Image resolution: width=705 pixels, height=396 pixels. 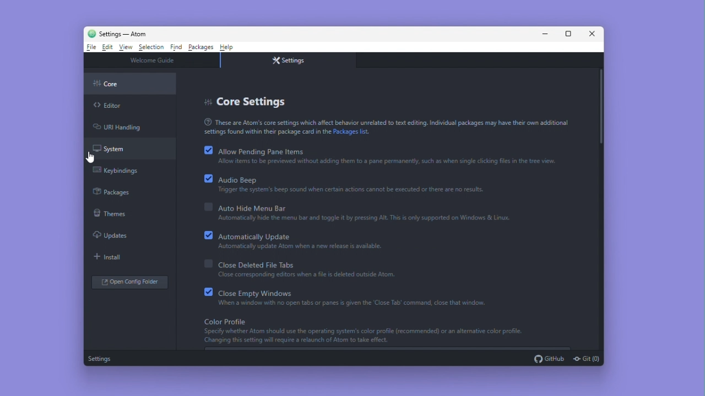 I want to click on close deleted file tabs, so click(x=248, y=264).